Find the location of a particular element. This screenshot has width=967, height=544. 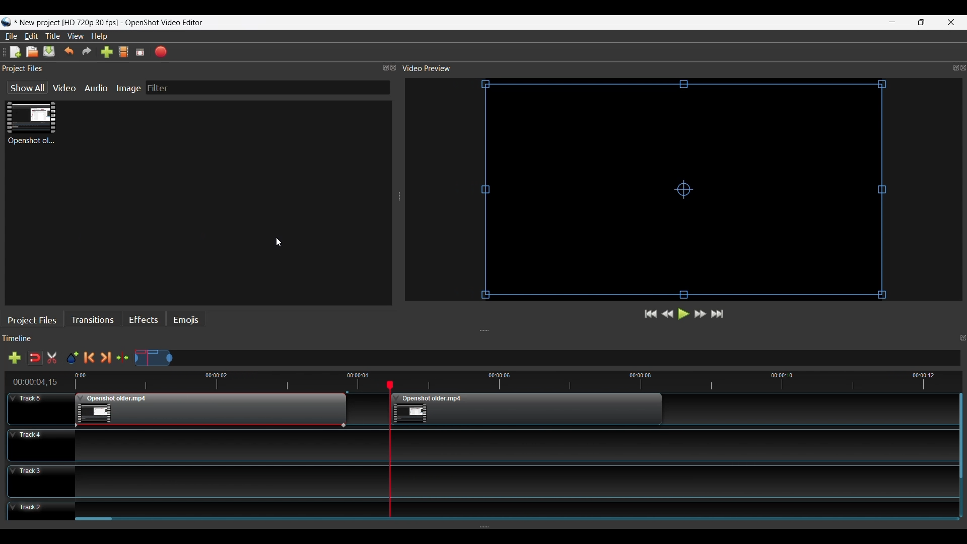

Track Panel is located at coordinates (511, 481).